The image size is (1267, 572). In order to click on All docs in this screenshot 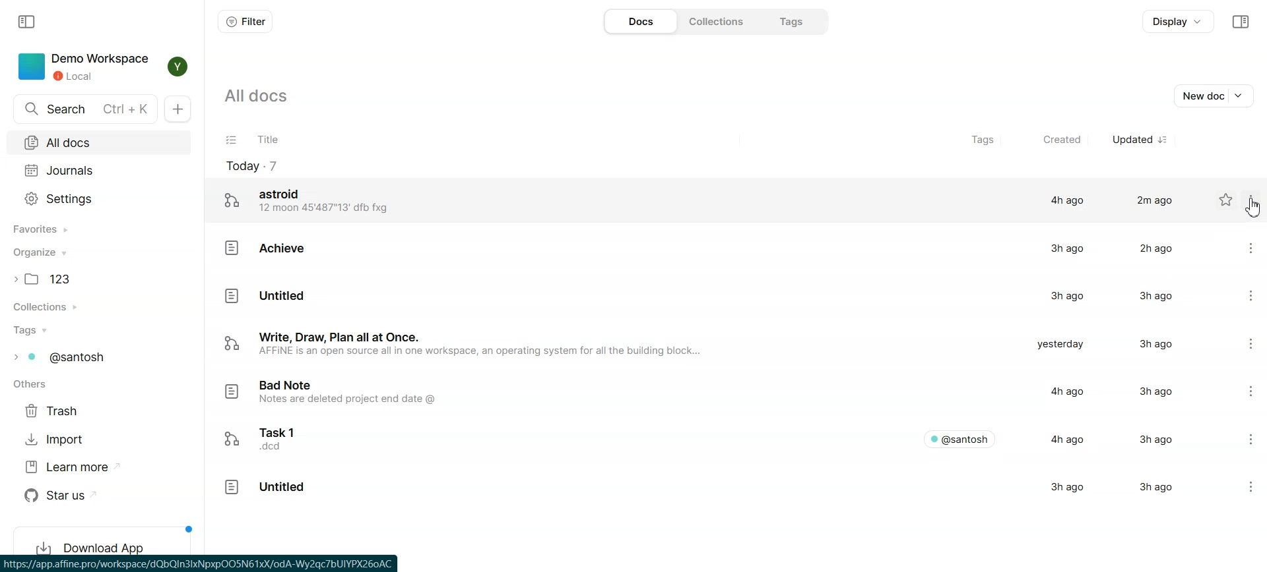, I will do `click(100, 143)`.